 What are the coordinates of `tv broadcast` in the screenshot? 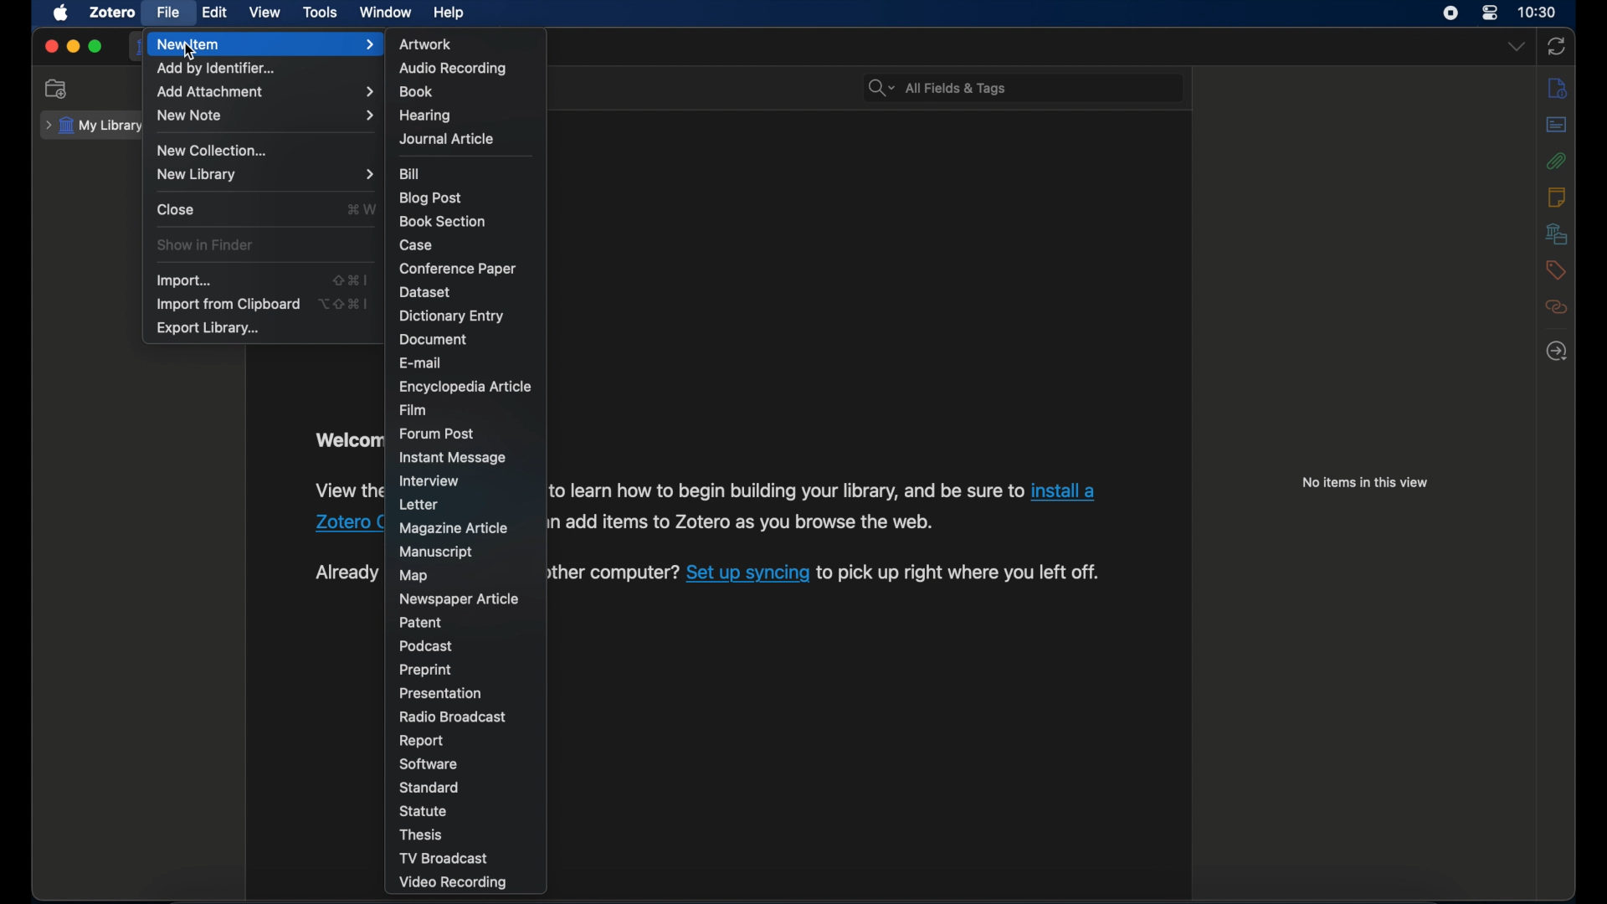 It's located at (444, 858).